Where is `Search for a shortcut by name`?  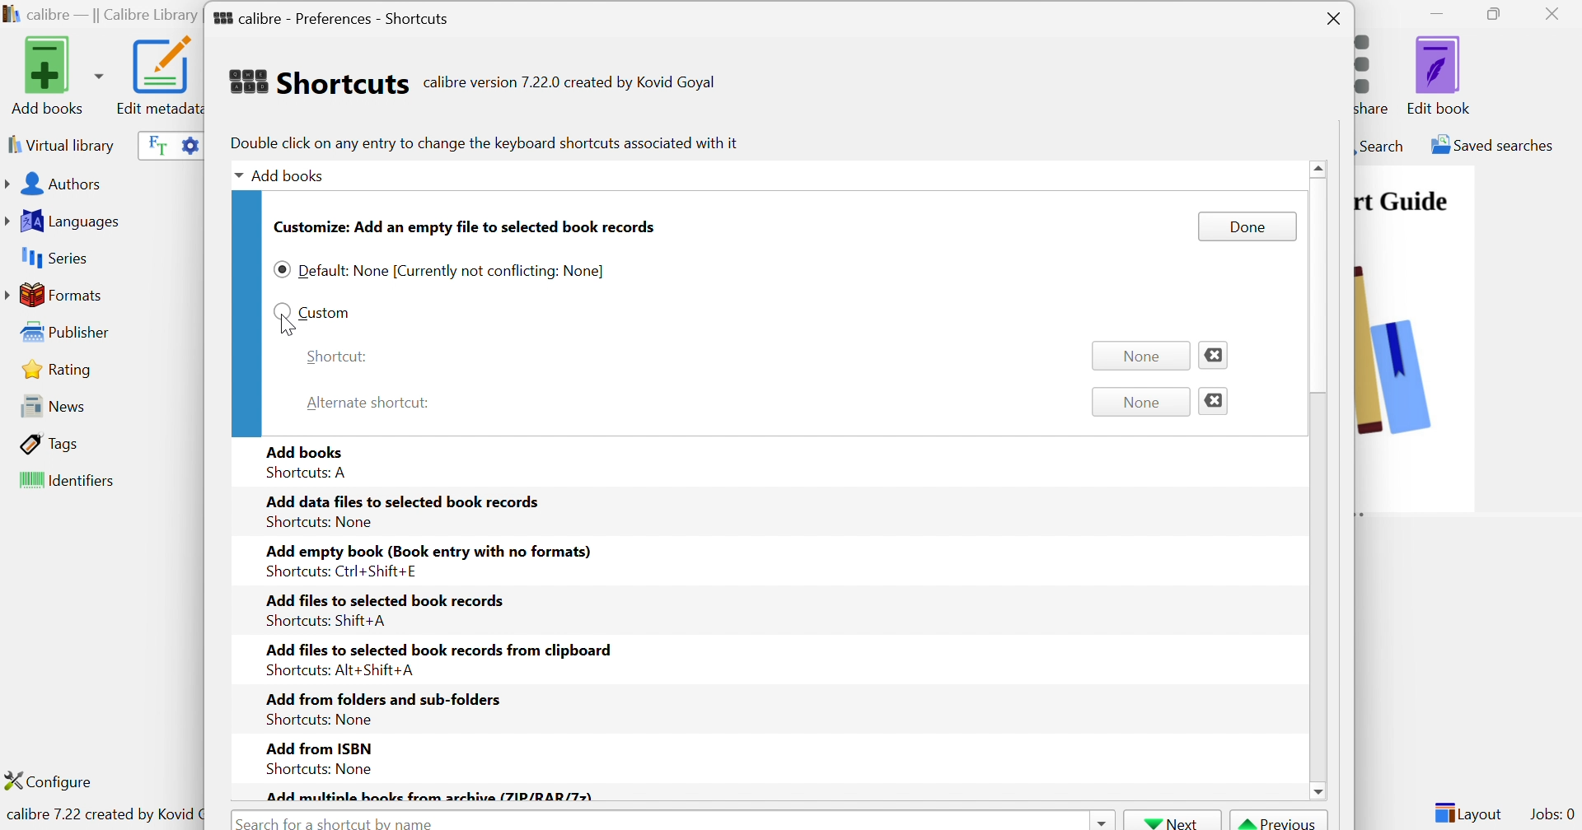 Search for a shortcut by name is located at coordinates (339, 821).